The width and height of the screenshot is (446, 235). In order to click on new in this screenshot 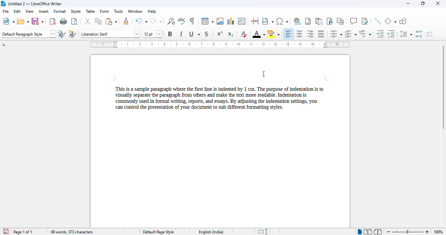, I will do `click(9, 21)`.